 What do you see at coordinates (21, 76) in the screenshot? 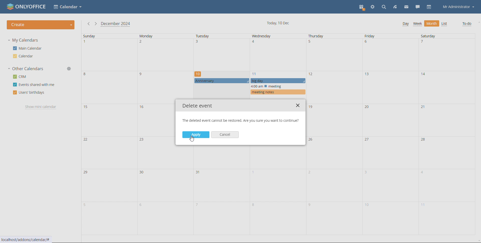
I see `crm` at bounding box center [21, 76].